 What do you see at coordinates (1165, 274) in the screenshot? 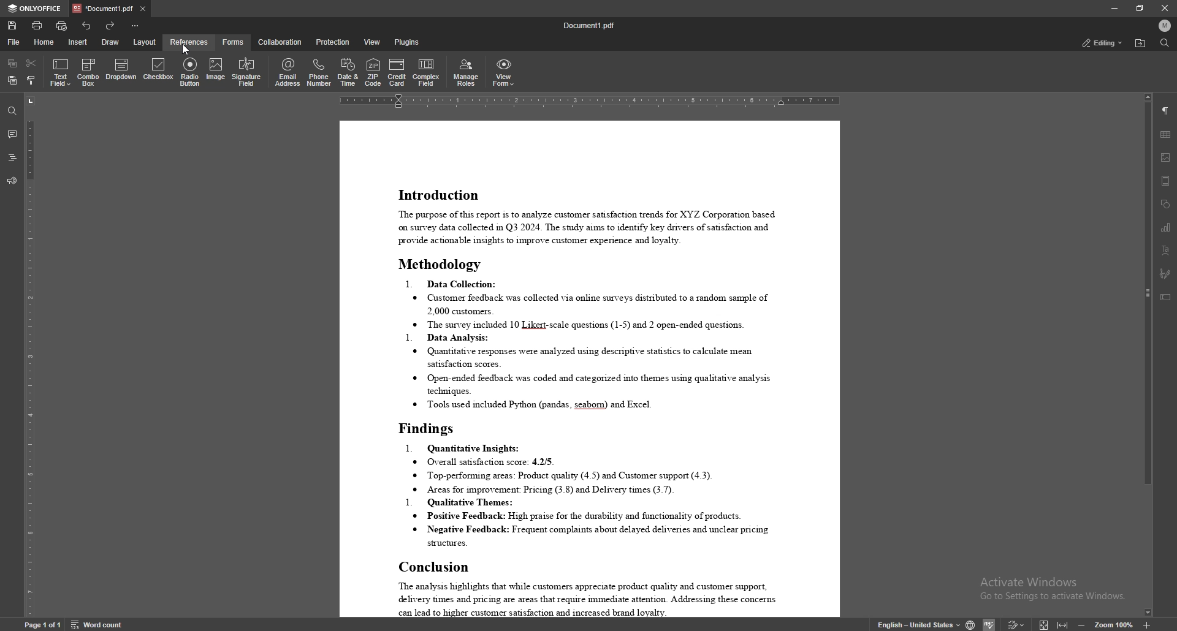
I see `signature field` at bounding box center [1165, 274].